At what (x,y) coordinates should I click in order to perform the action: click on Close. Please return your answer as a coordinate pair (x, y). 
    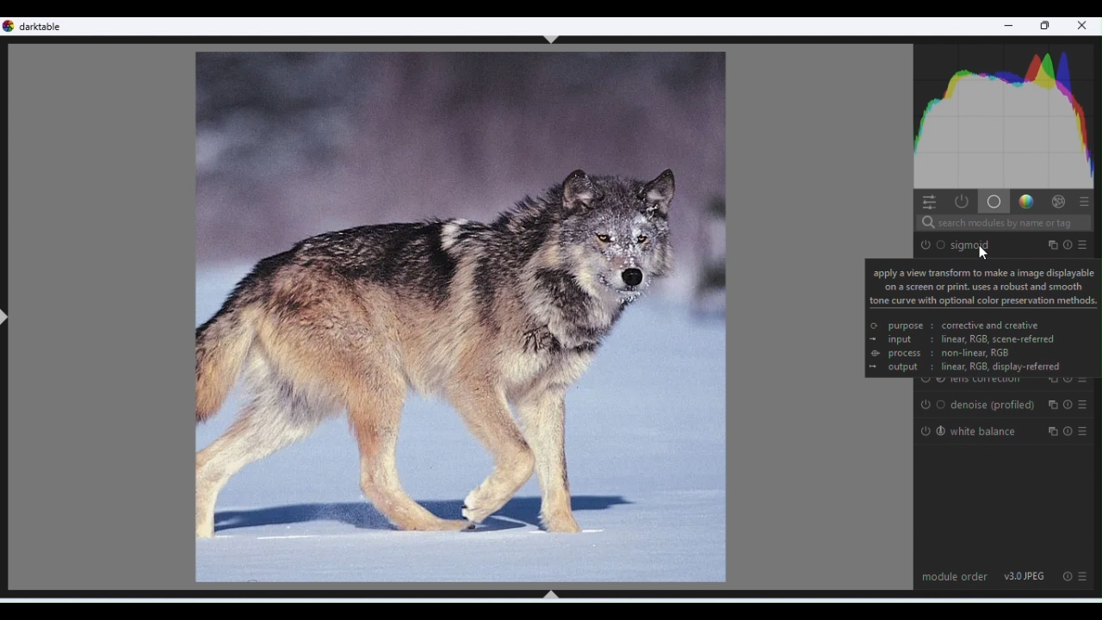
    Looking at the image, I should click on (1083, 28).